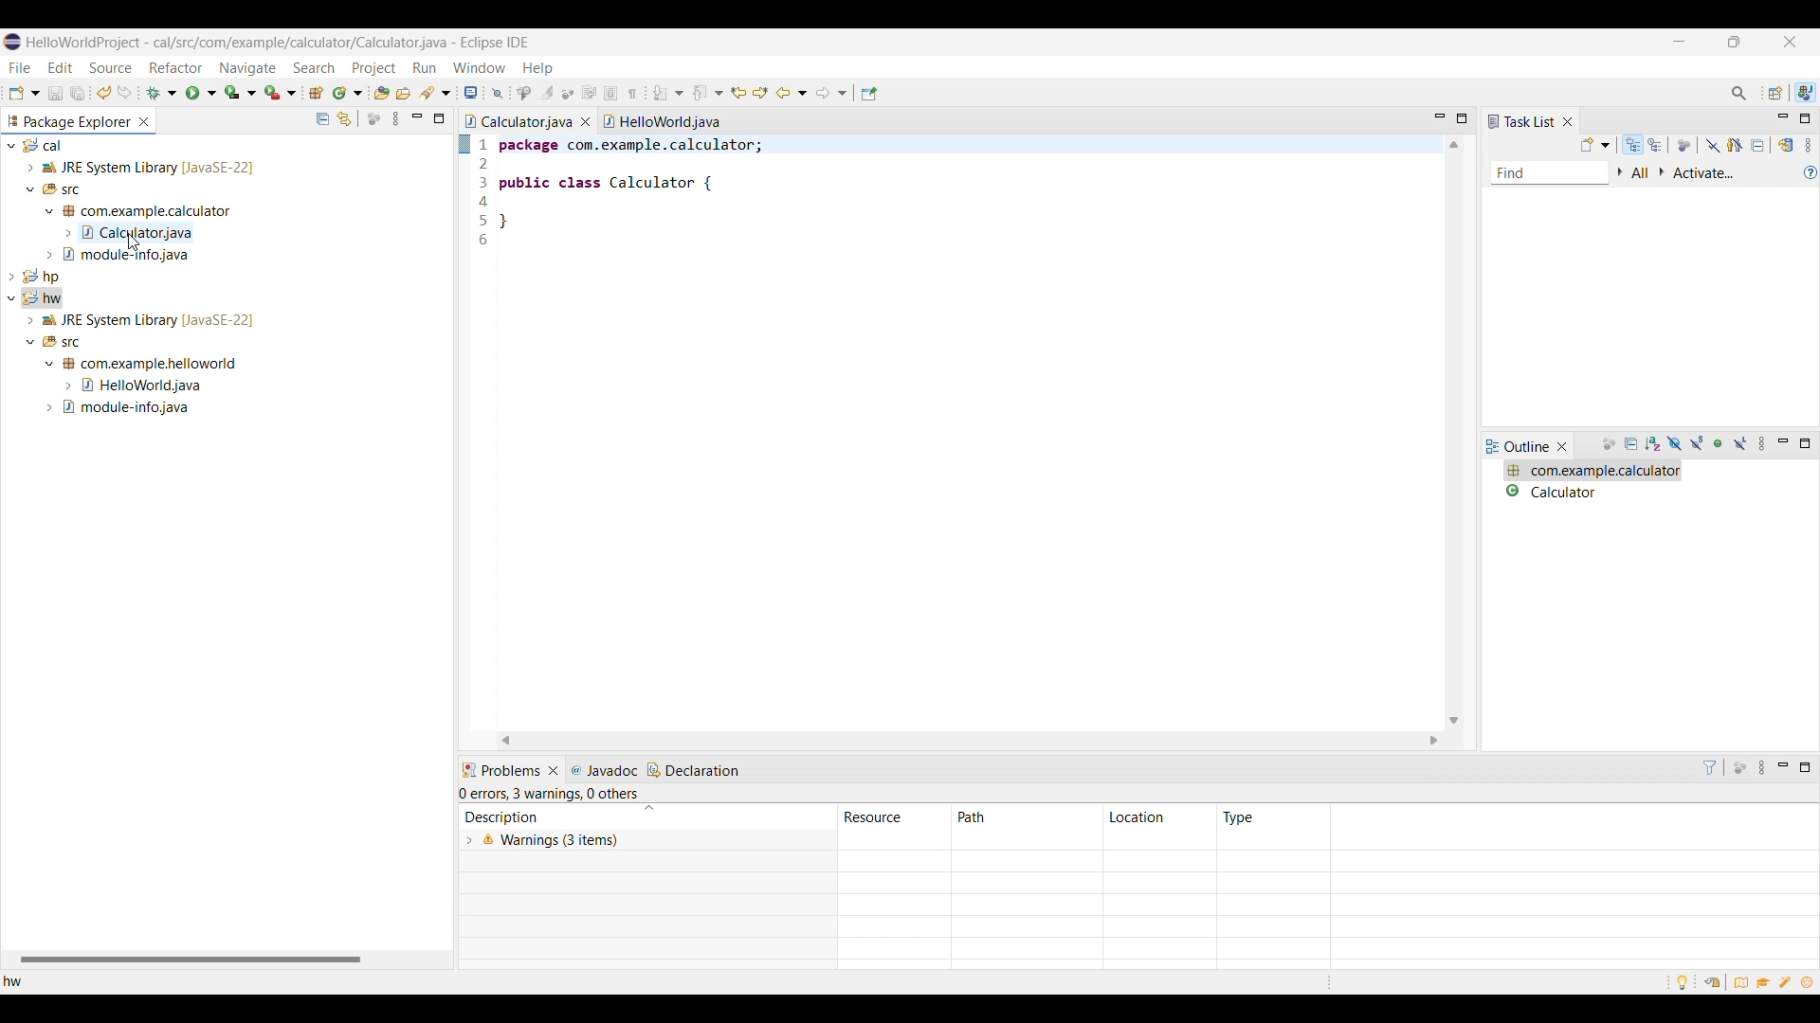 Image resolution: width=1820 pixels, height=1023 pixels. Describe the element at coordinates (110, 67) in the screenshot. I see `Source` at that location.